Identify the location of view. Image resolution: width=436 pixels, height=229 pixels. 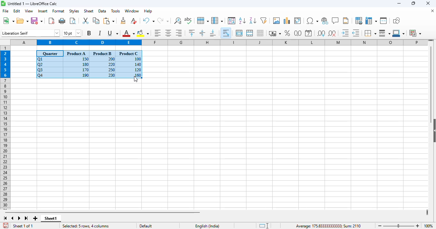
(29, 11).